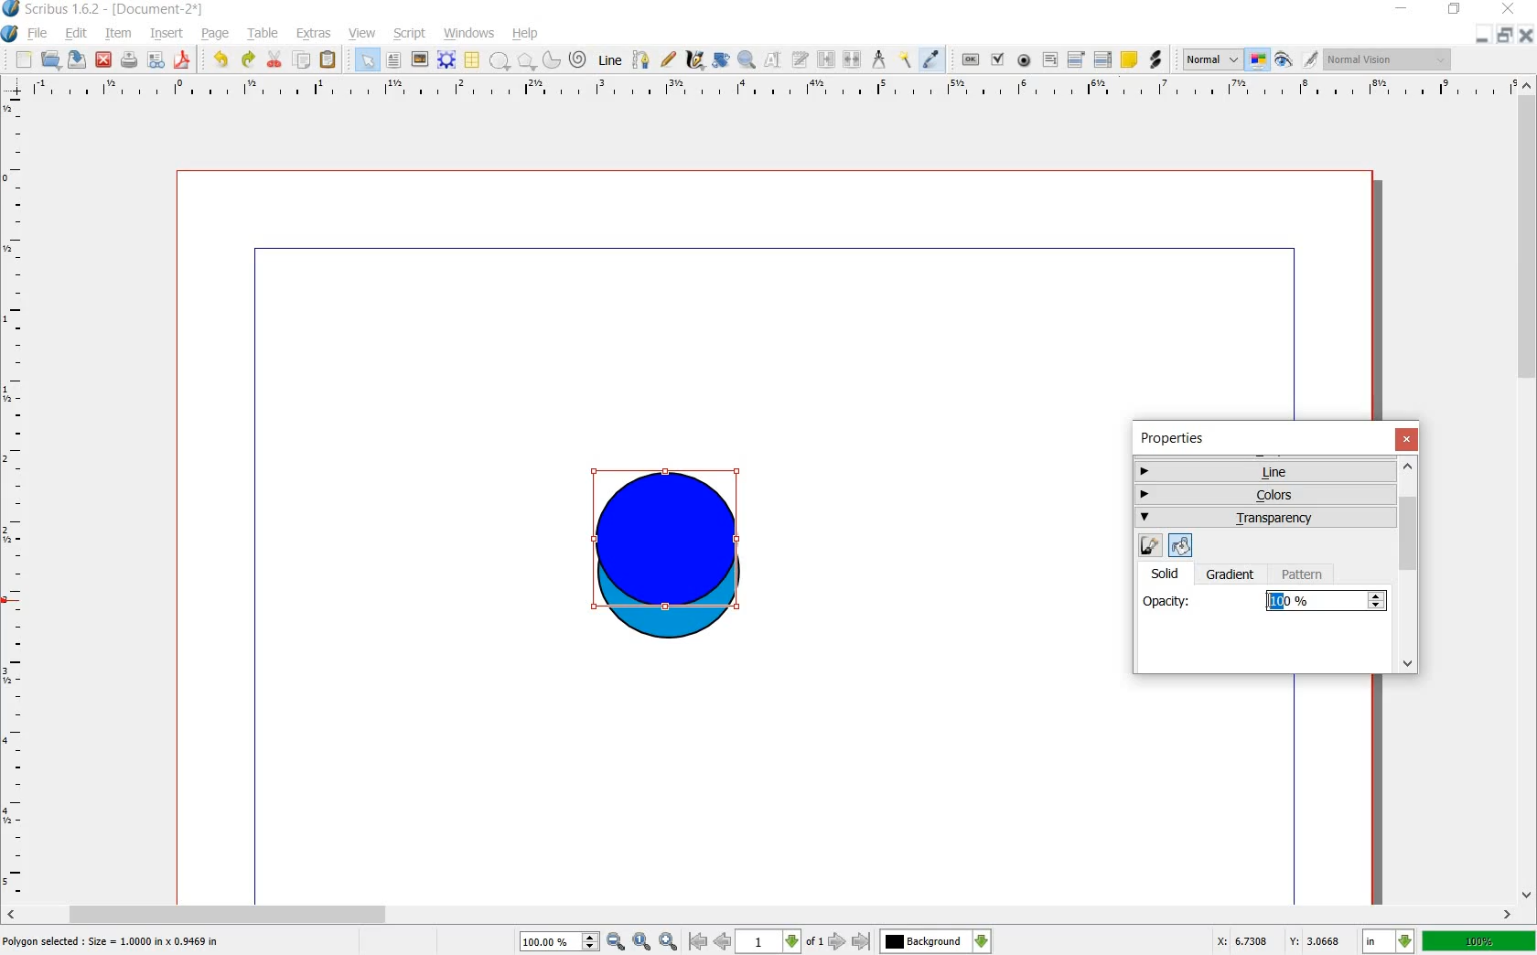 The width and height of the screenshot is (1537, 955). I want to click on scroll bar, so click(759, 913).